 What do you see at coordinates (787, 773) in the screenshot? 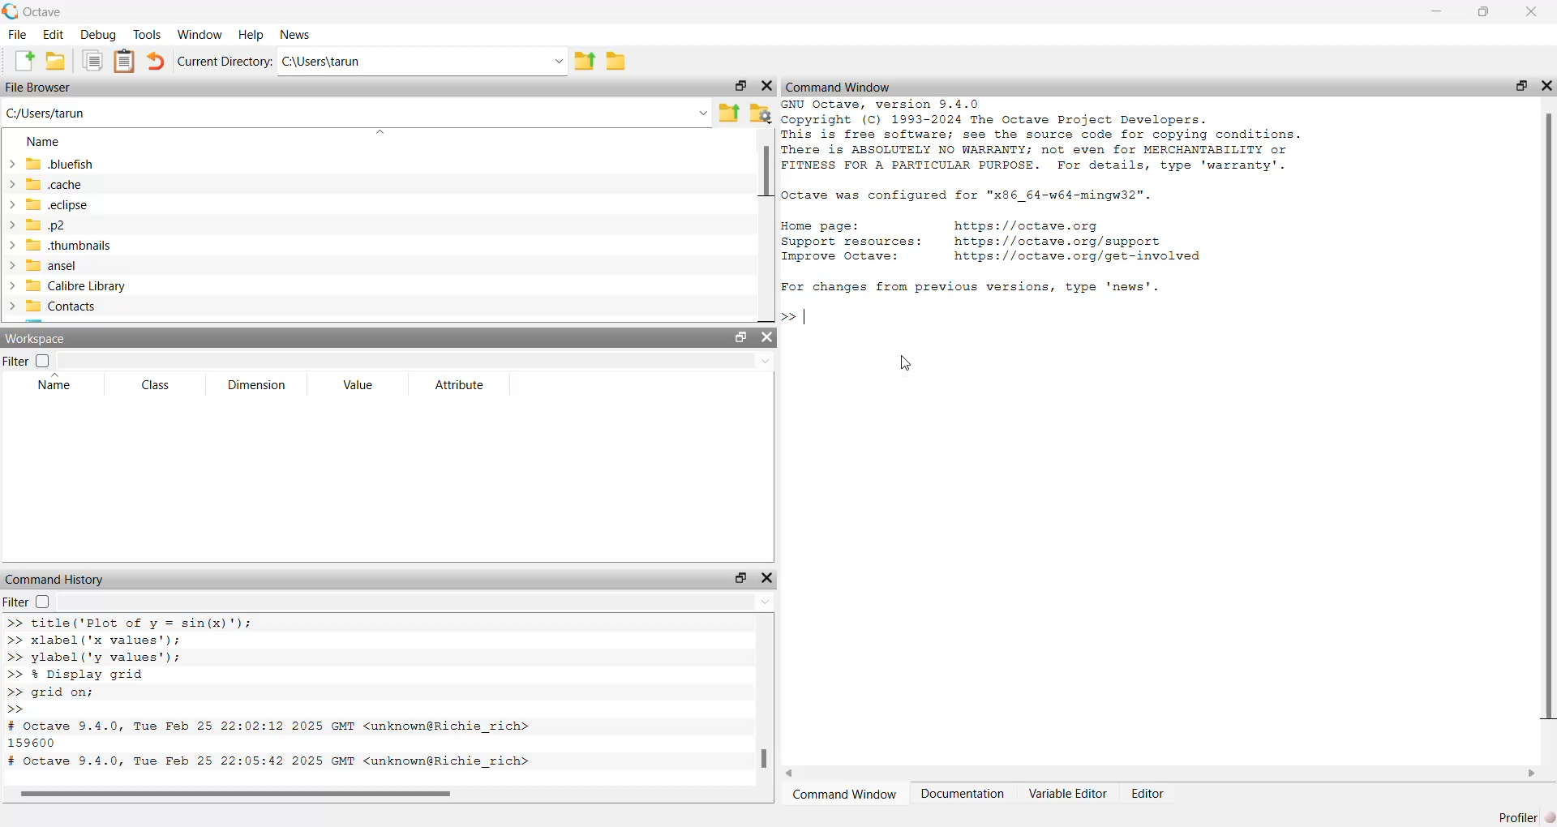
I see `scroll left` at bounding box center [787, 773].